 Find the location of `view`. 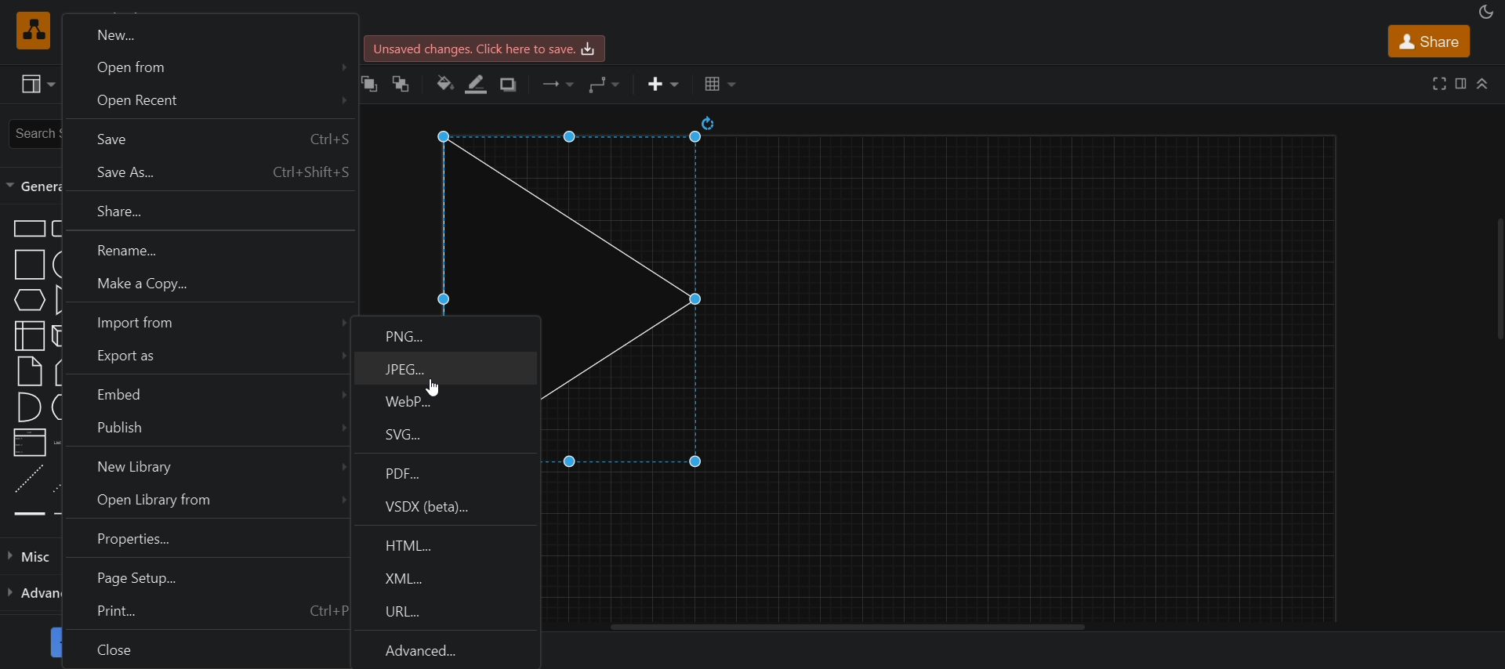

view is located at coordinates (36, 85).